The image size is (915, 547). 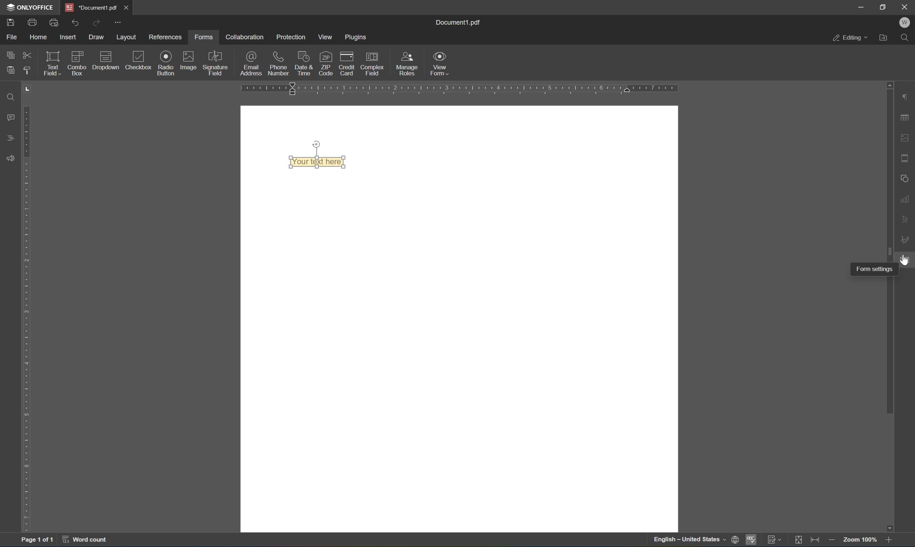 I want to click on radio button, so click(x=167, y=63).